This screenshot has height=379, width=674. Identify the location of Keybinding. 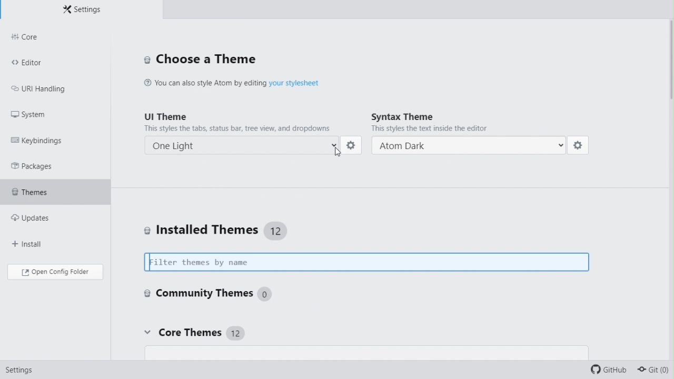
(42, 140).